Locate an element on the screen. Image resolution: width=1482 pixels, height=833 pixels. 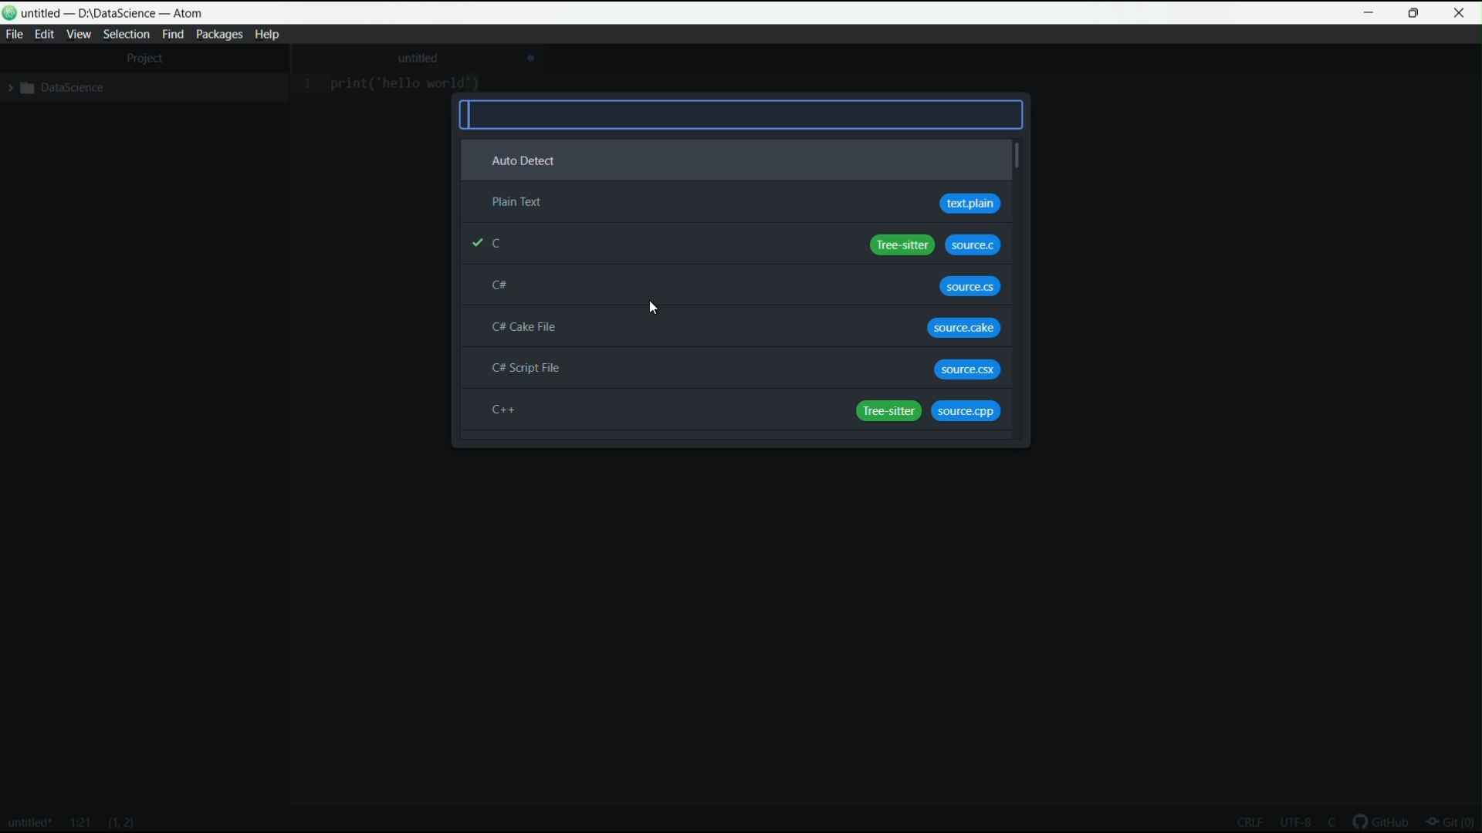
packages menu is located at coordinates (218, 34).